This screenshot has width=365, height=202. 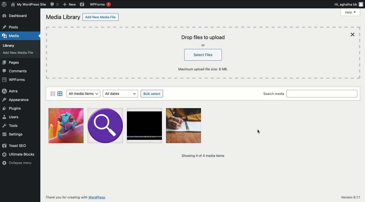 I want to click on WPForms, so click(x=101, y=4).